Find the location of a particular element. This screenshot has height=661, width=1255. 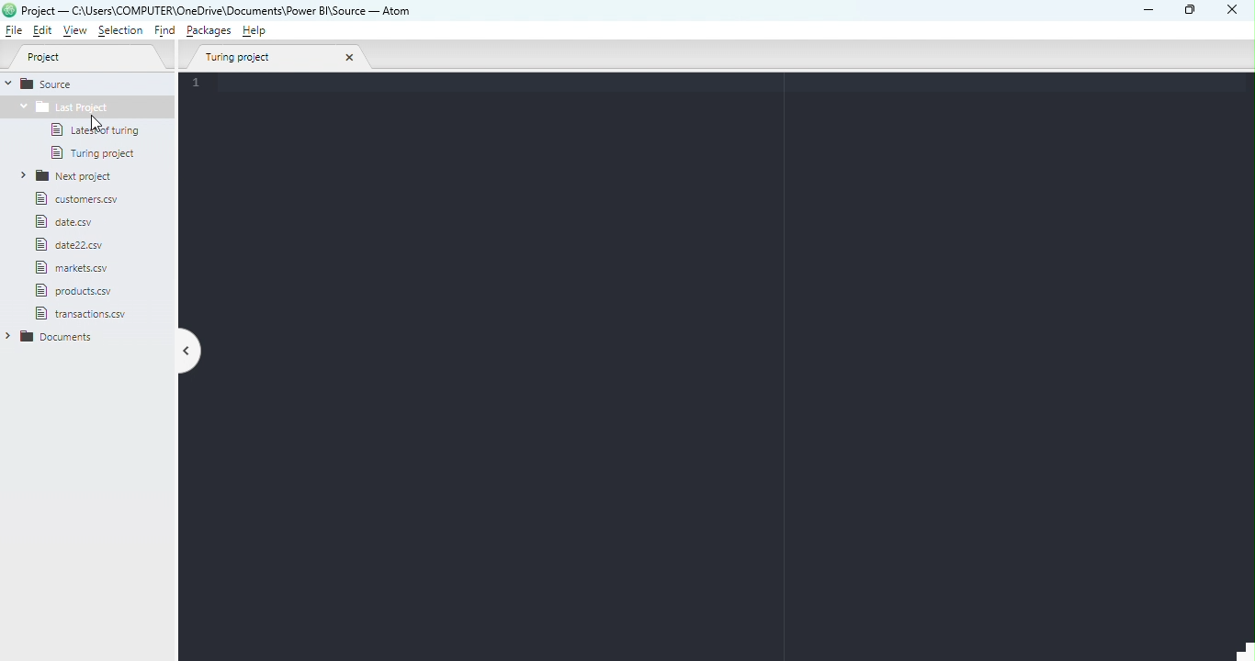

Toggle tree view is located at coordinates (191, 353).